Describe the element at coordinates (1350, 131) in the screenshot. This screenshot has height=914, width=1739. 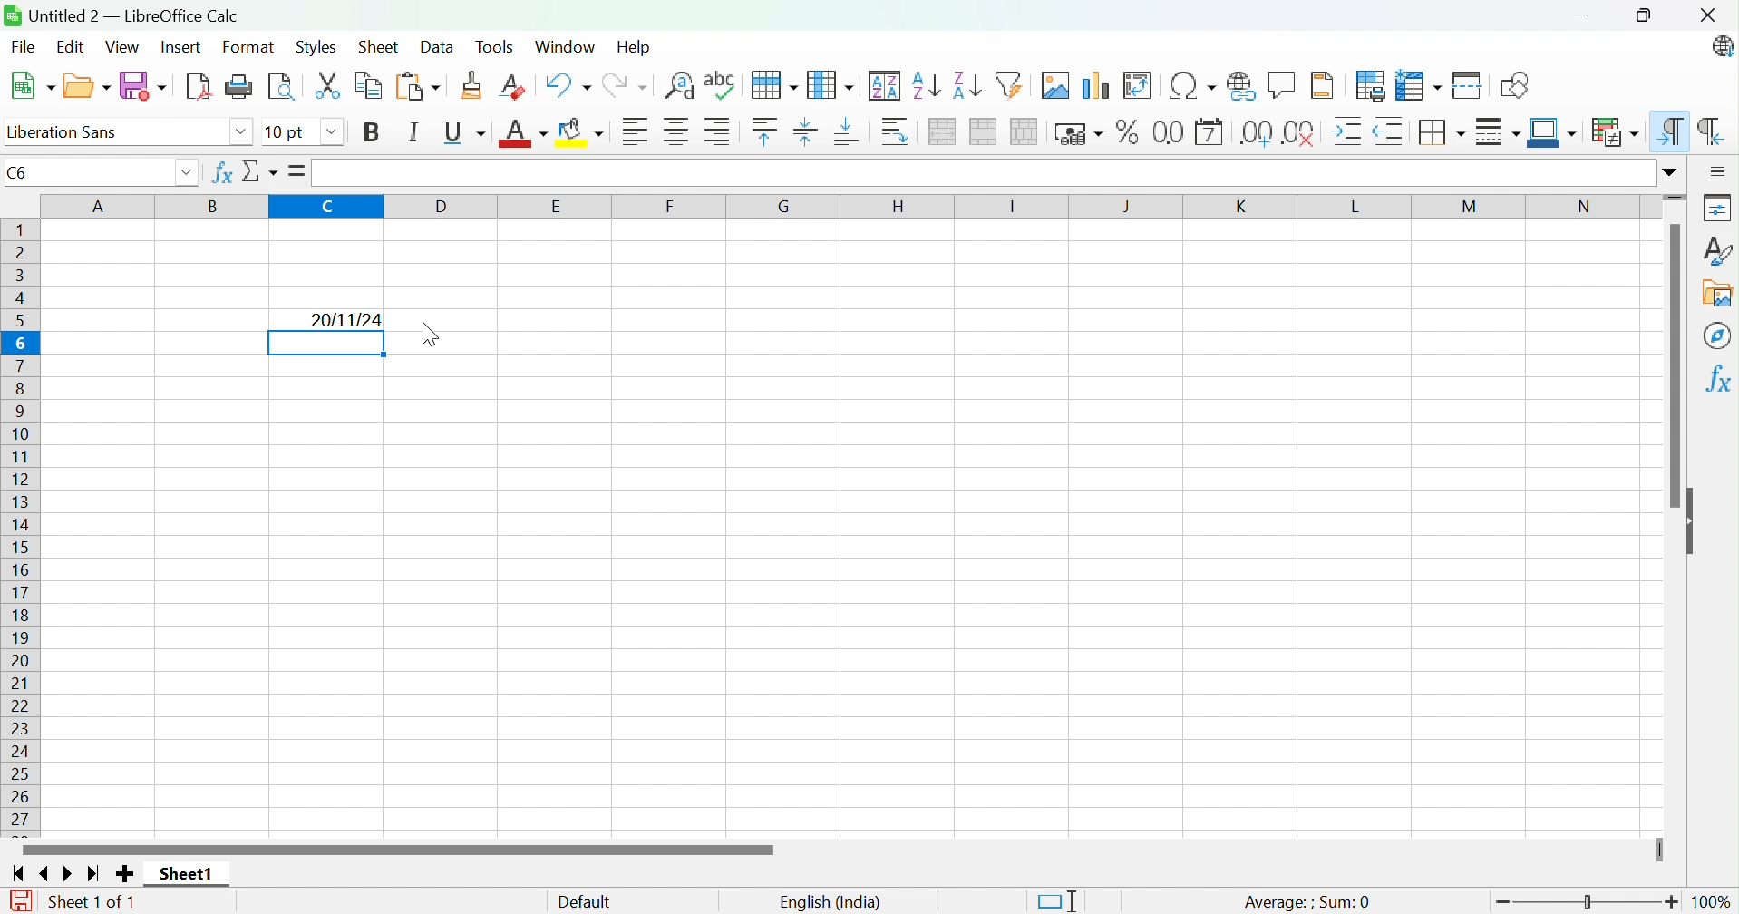
I see `Increase indent` at that location.